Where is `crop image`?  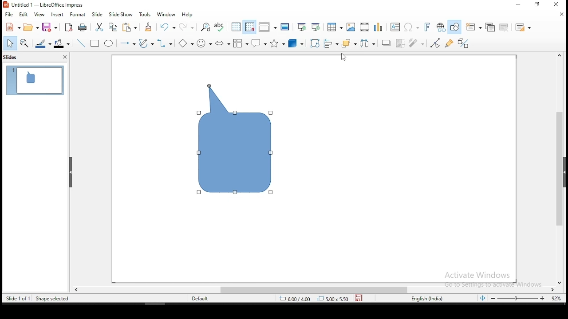 crop image is located at coordinates (400, 43).